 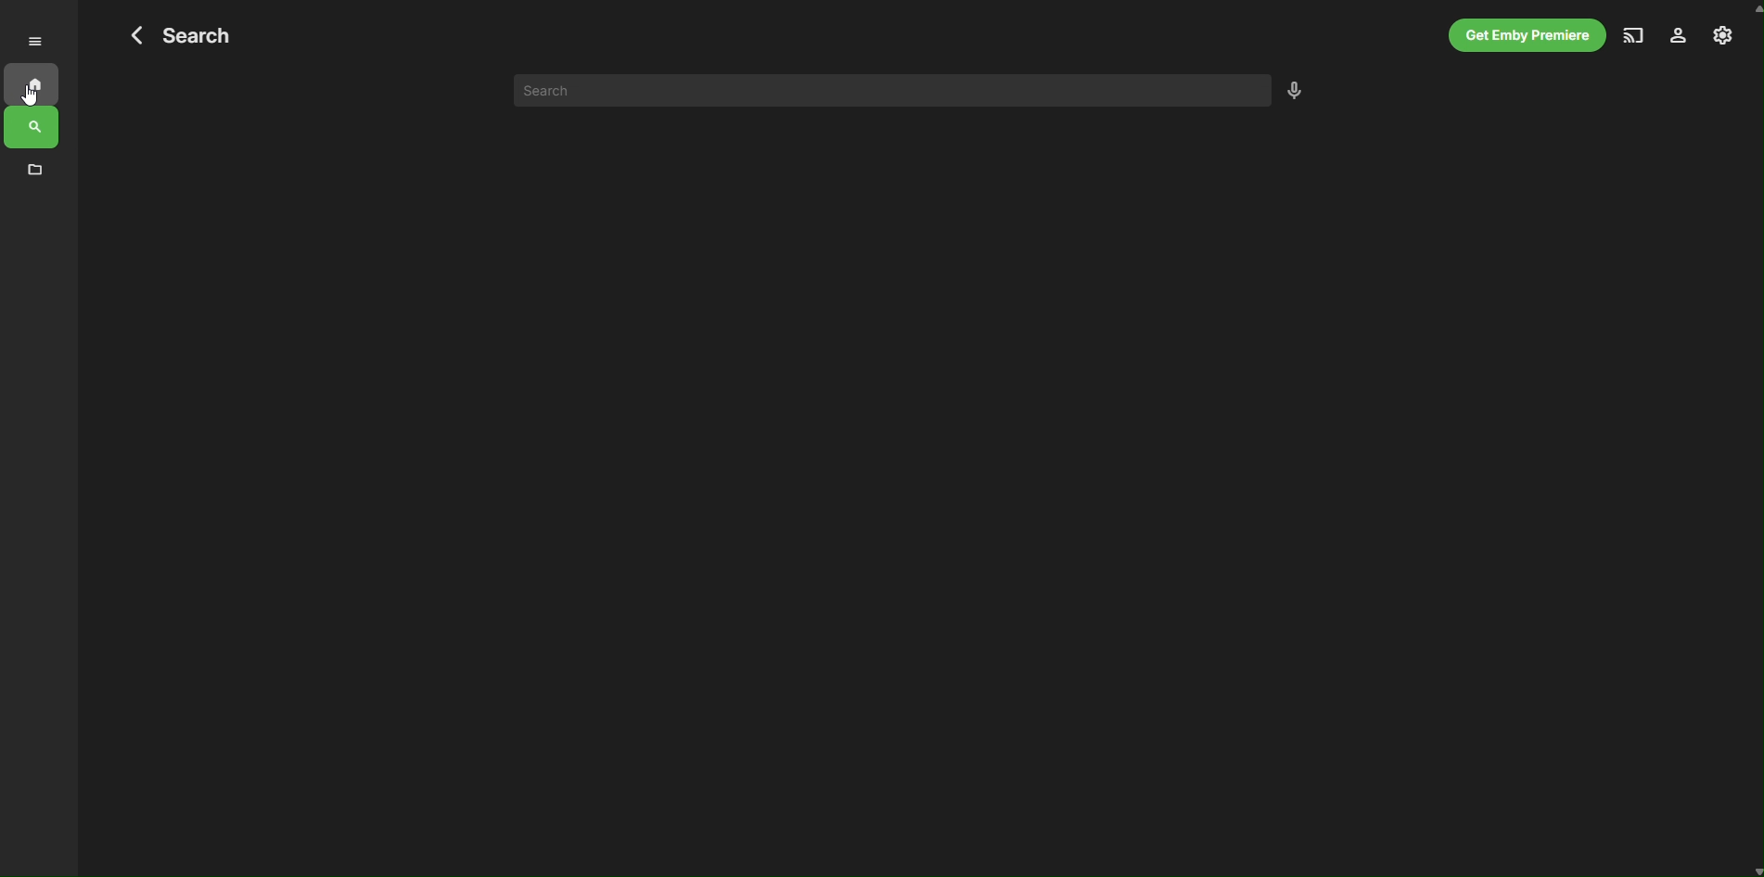 I want to click on Broadcast, so click(x=1636, y=35).